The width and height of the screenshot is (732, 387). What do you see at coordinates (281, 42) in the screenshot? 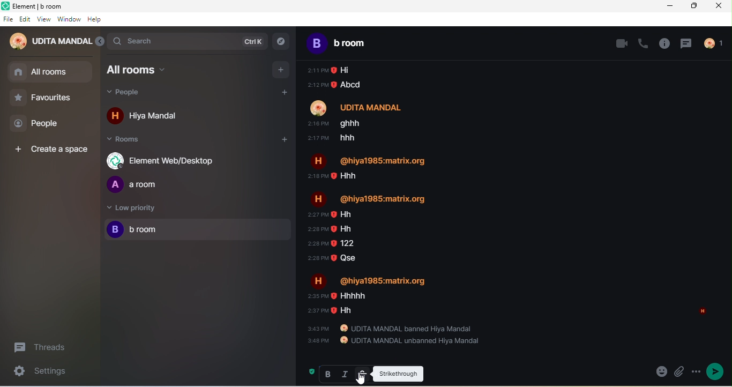
I see `explore` at bounding box center [281, 42].